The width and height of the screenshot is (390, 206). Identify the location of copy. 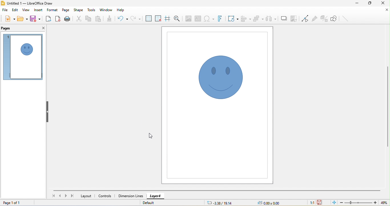
(88, 19).